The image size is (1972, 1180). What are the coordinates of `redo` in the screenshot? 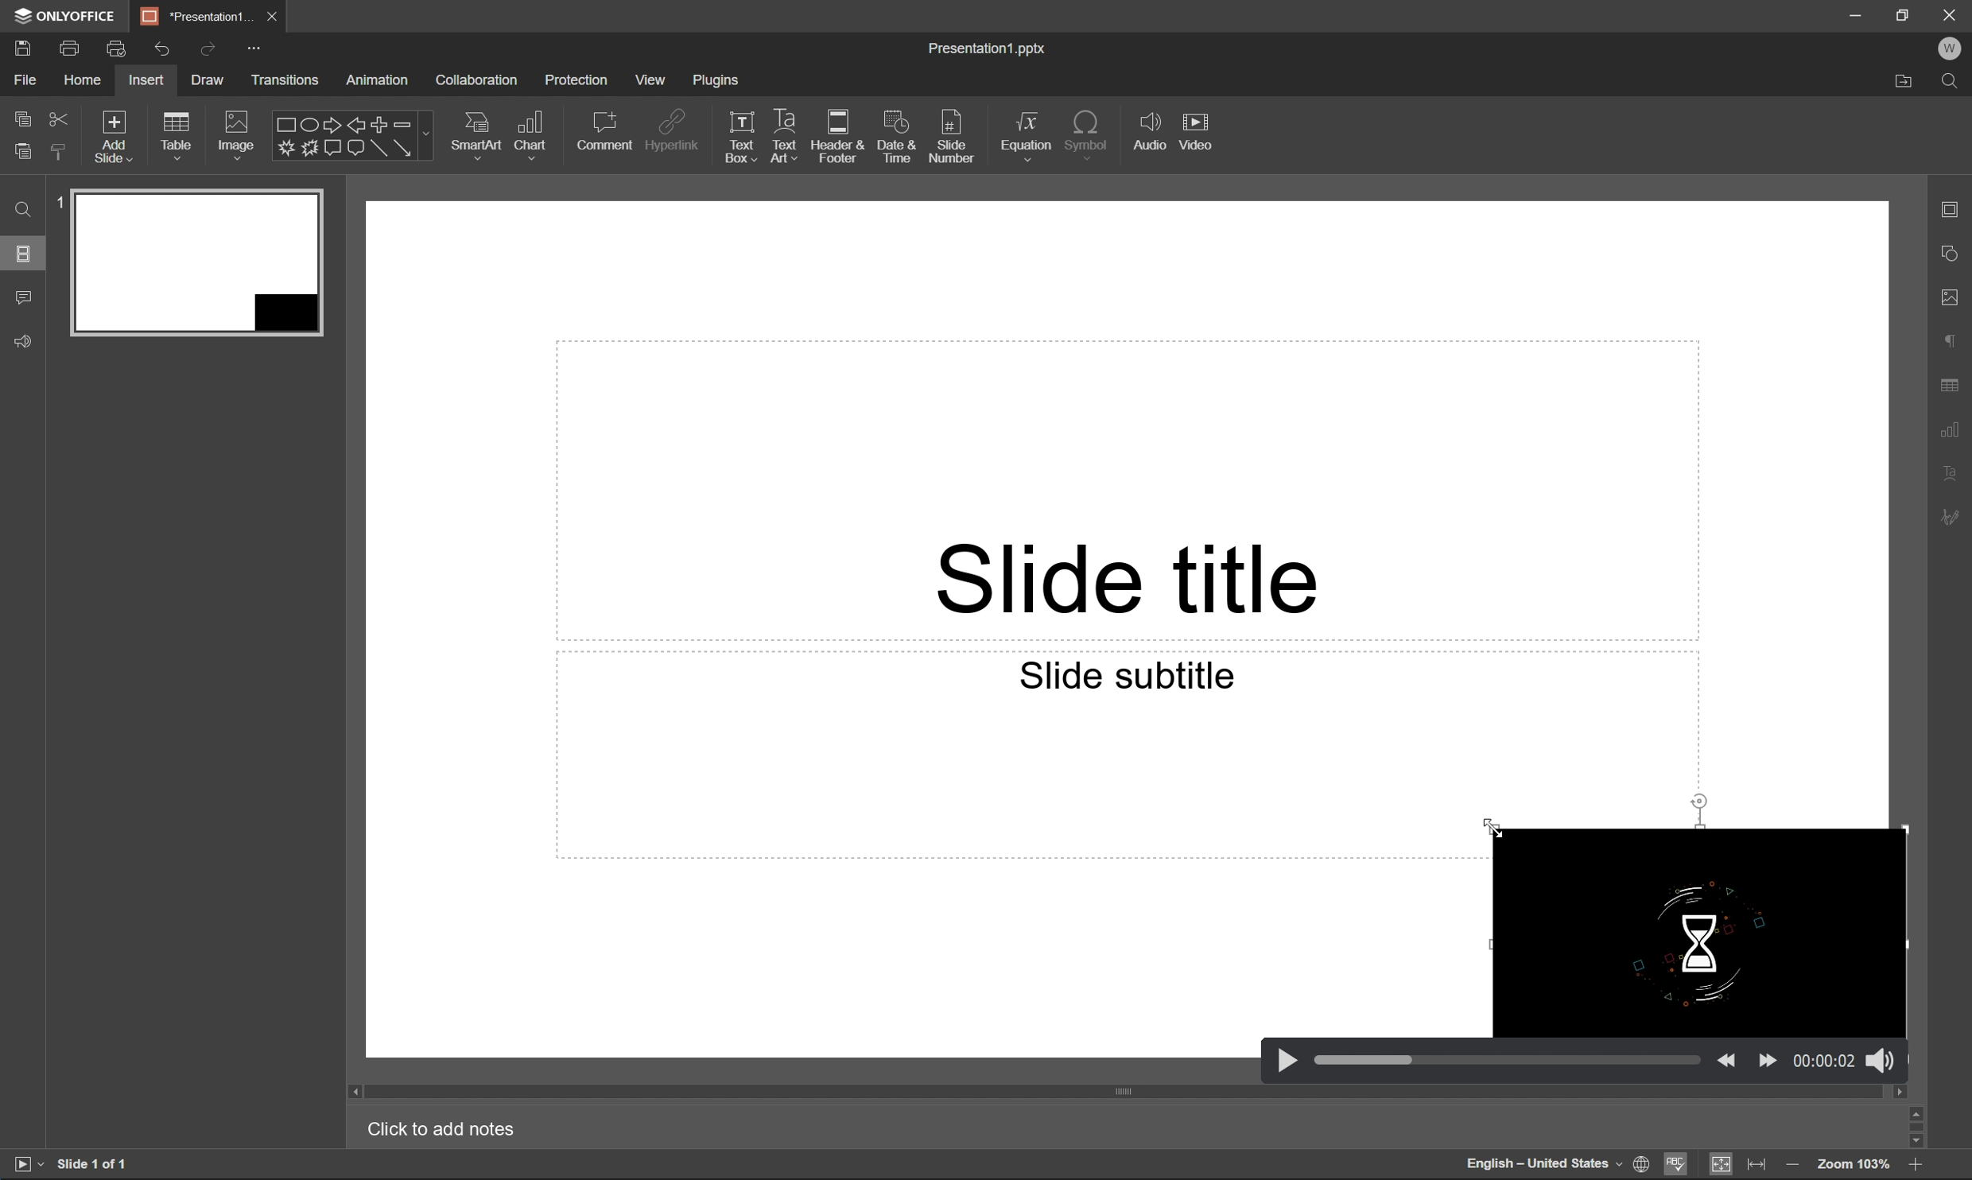 It's located at (208, 49).